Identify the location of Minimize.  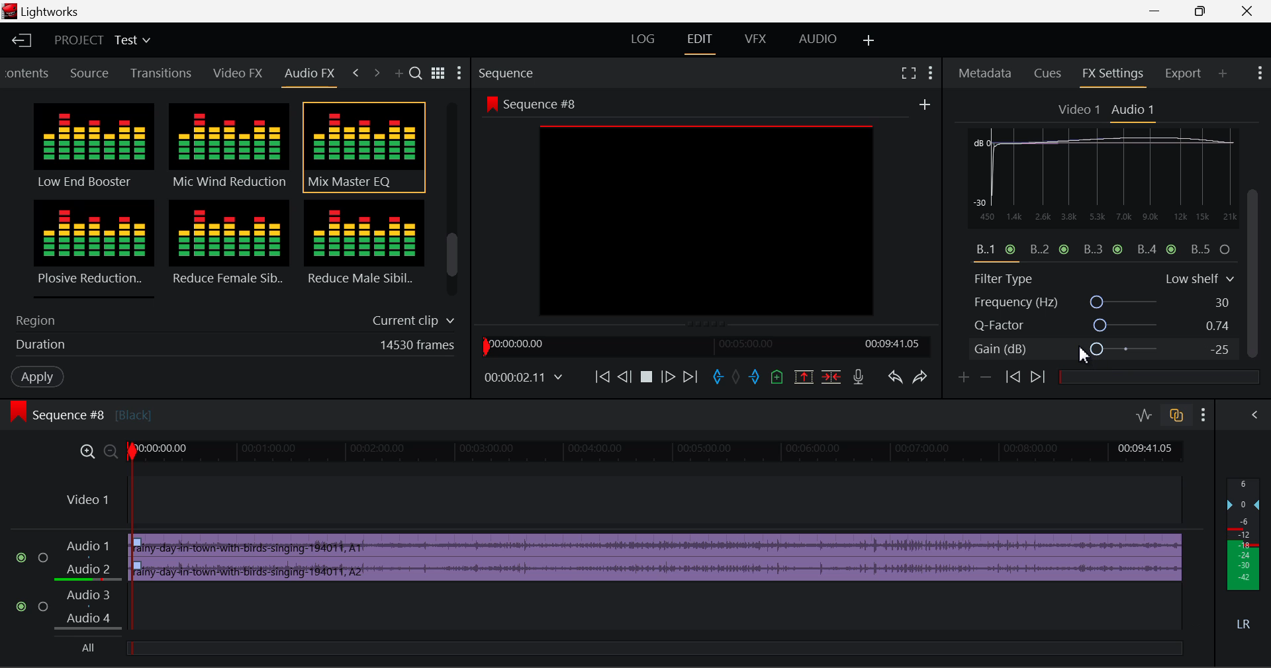
(1206, 11).